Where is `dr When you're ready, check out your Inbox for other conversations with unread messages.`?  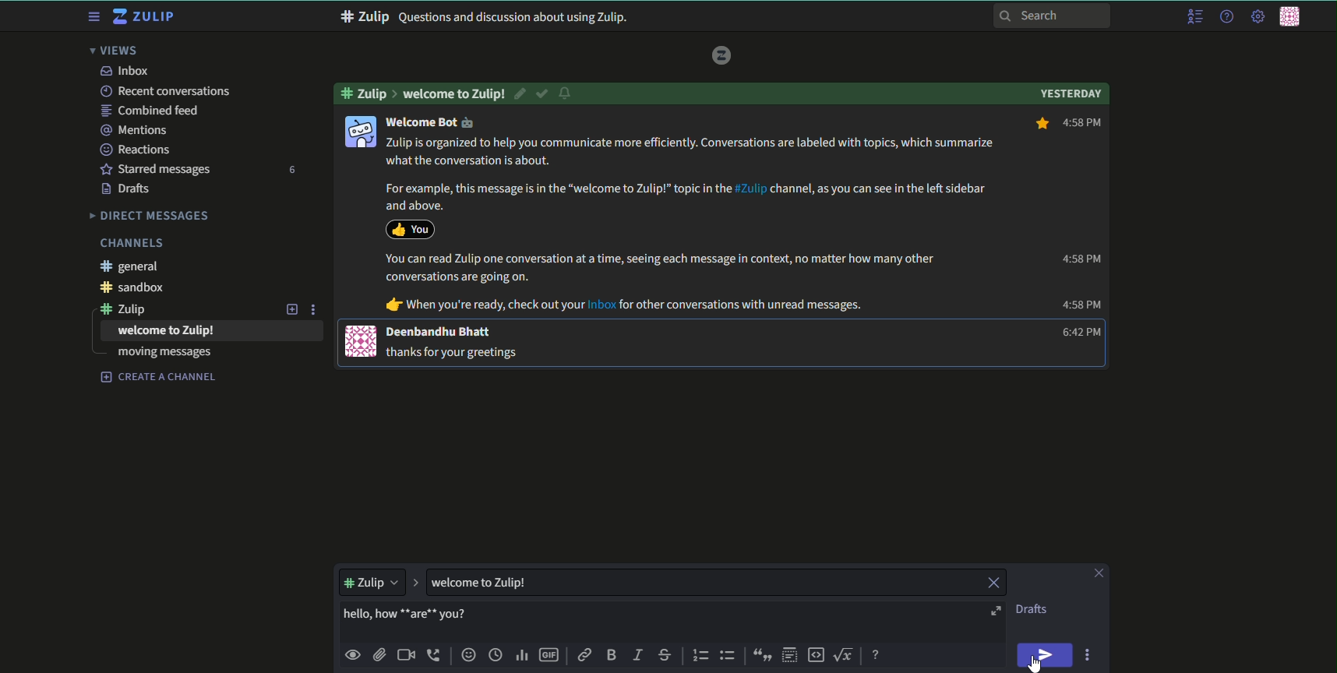 dr When you're ready, check out your Inbox for other conversations with unread messages. is located at coordinates (623, 305).